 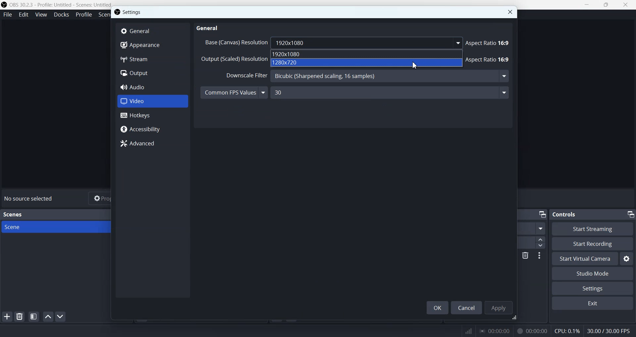 I want to click on Minimize, so click(x=630, y=214).